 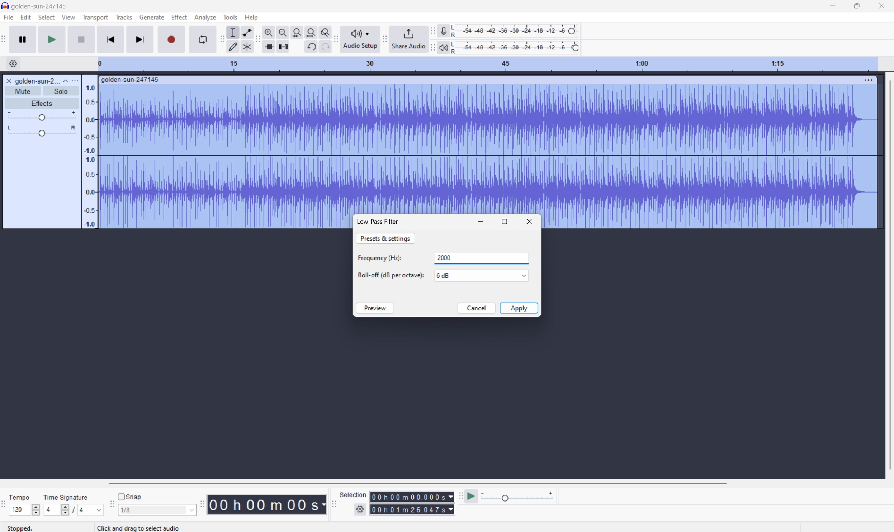 What do you see at coordinates (443, 30) in the screenshot?
I see `Record meter` at bounding box center [443, 30].